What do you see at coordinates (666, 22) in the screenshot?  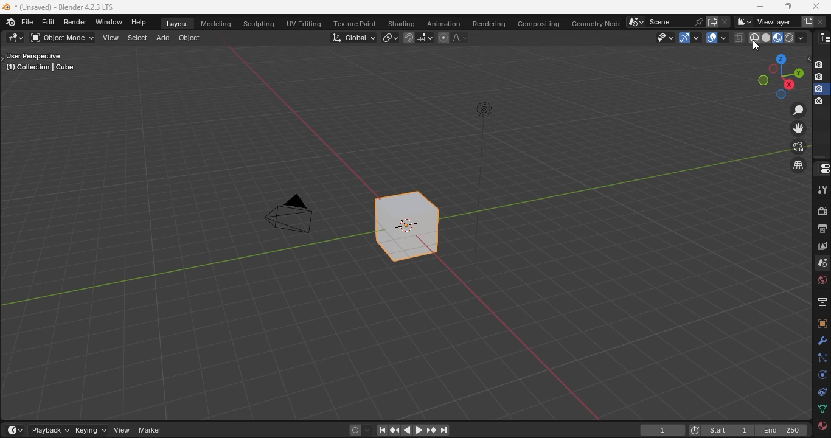 I see `scene` at bounding box center [666, 22].